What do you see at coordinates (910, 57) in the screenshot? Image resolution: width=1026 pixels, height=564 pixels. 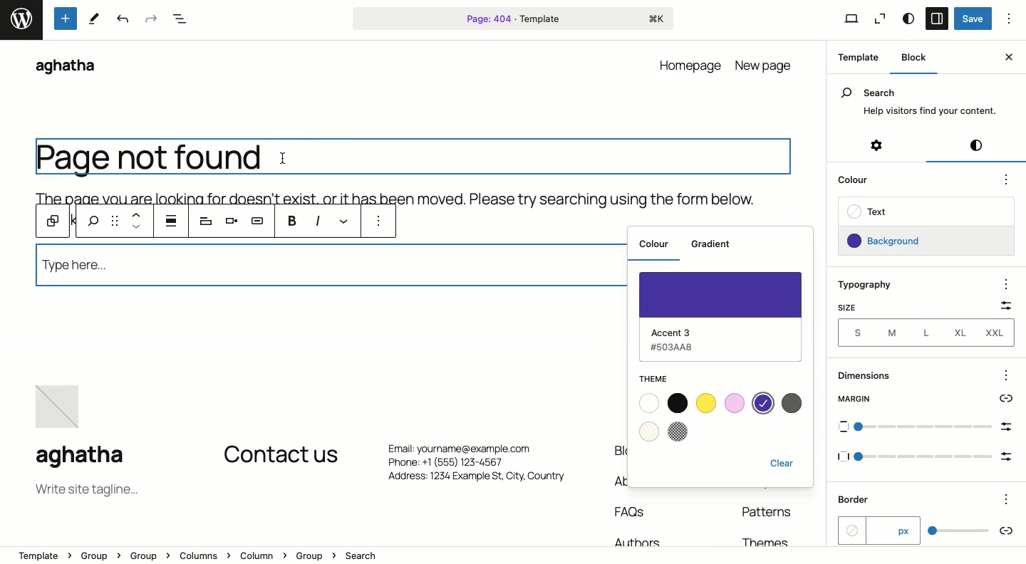 I see `Block` at bounding box center [910, 57].